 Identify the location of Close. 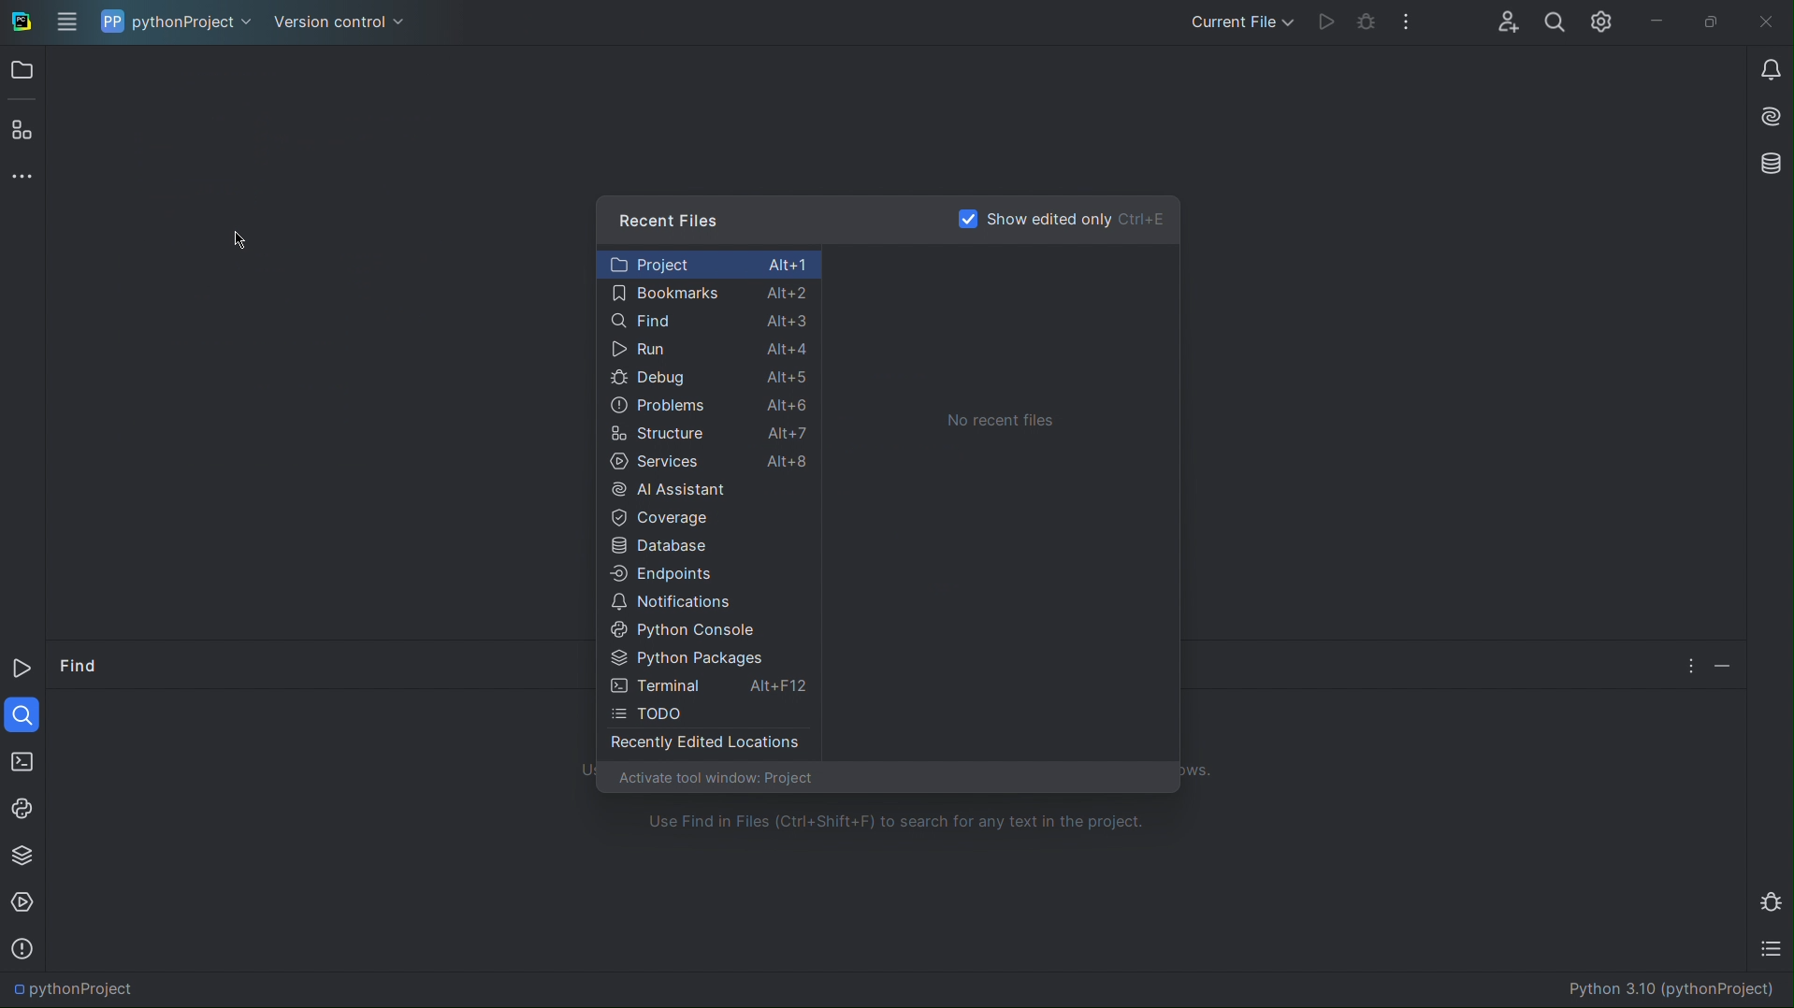
(1767, 23).